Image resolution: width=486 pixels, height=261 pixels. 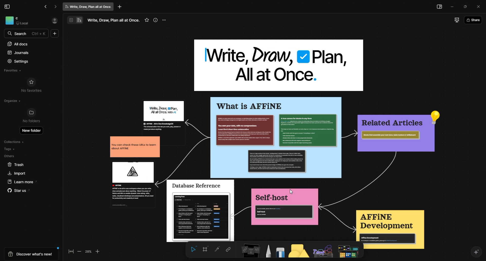 What do you see at coordinates (214, 249) in the screenshot?
I see `join` at bounding box center [214, 249].